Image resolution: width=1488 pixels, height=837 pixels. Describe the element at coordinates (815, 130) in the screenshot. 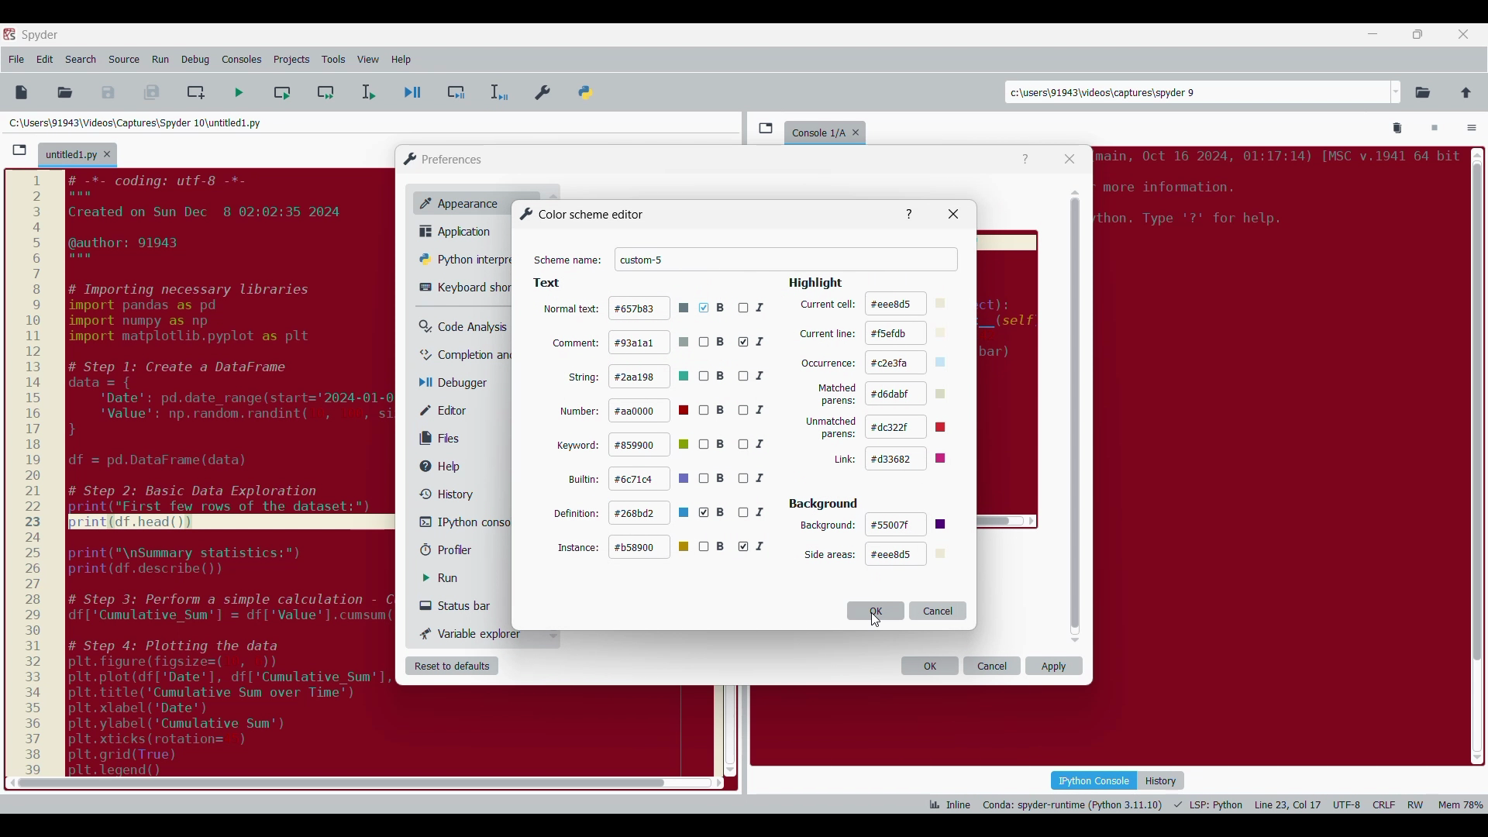

I see `console` at that location.